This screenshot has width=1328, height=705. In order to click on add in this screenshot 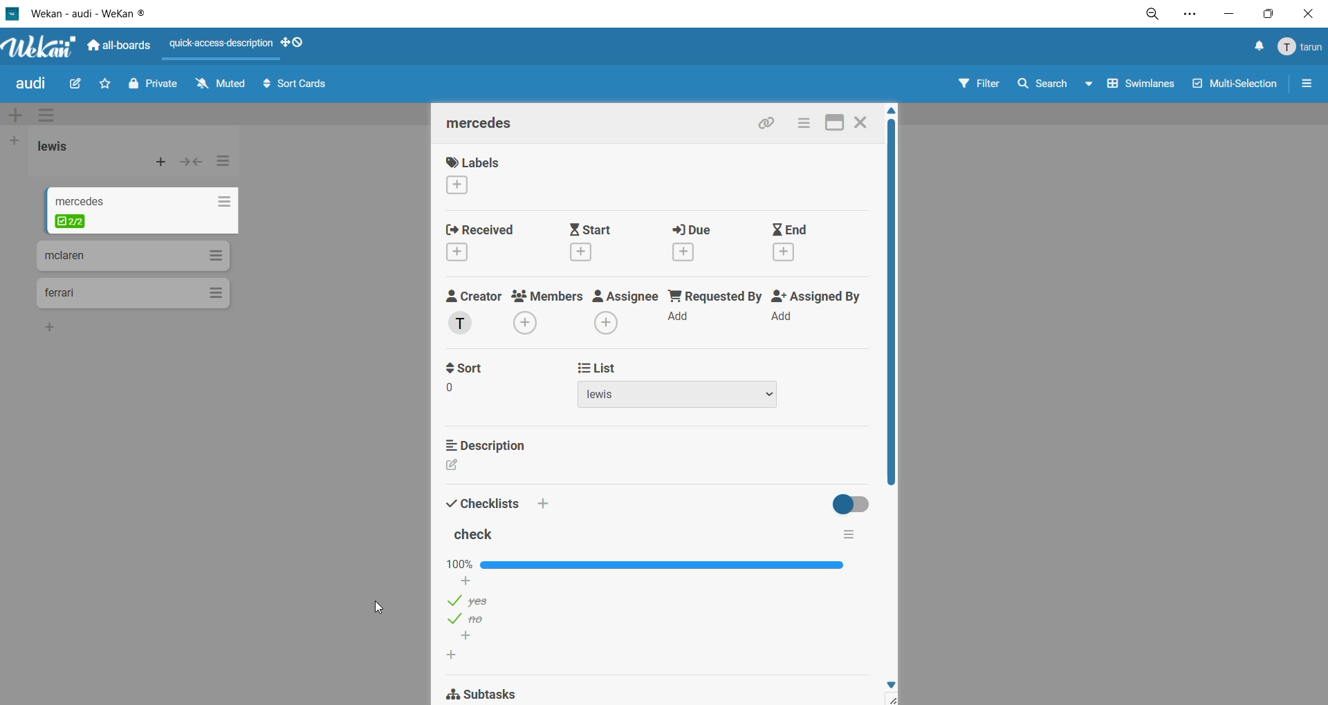, I will do `click(49, 326)`.